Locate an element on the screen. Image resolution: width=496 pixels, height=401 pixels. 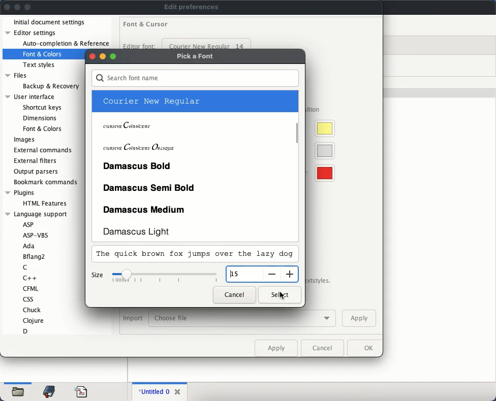
language support is located at coordinates (36, 214).